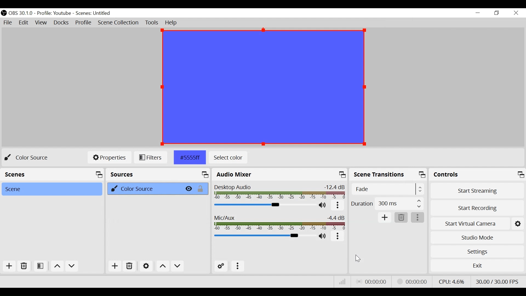 The width and height of the screenshot is (526, 296). Describe the element at coordinates (73, 266) in the screenshot. I see `move down` at that location.